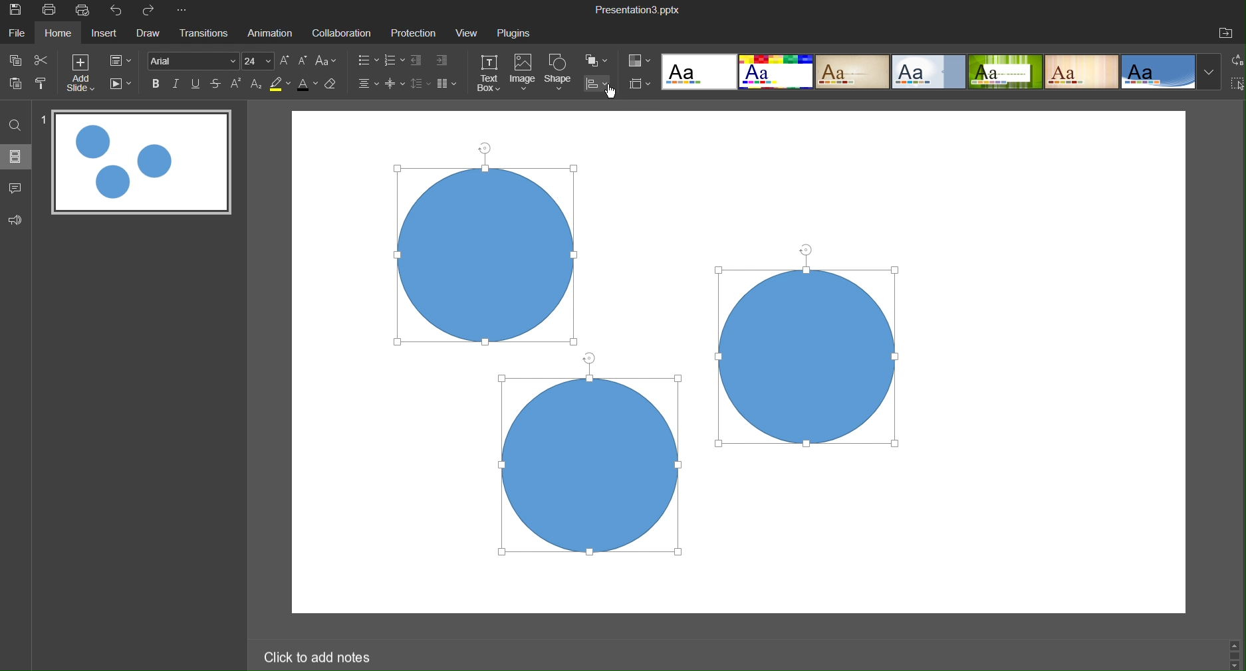 The image size is (1246, 671). I want to click on Decrease size, so click(303, 60).